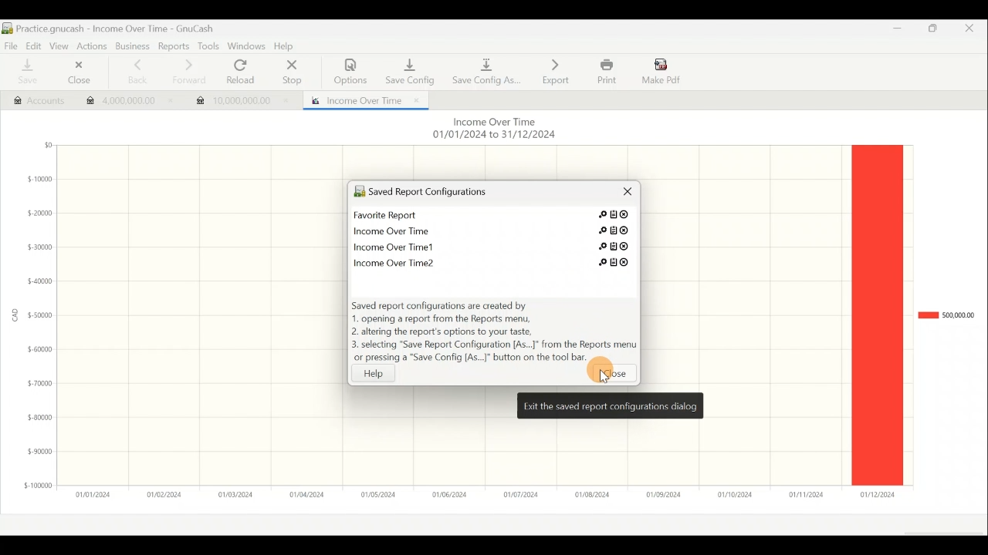  What do you see at coordinates (662, 70) in the screenshot?
I see `Make Pdf` at bounding box center [662, 70].